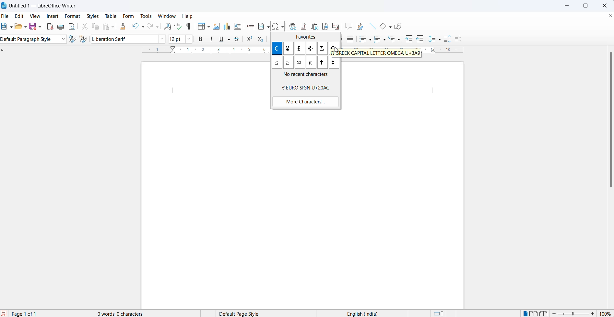 This screenshot has width=614, height=317. What do you see at coordinates (360, 27) in the screenshot?
I see `show track changes functions` at bounding box center [360, 27].